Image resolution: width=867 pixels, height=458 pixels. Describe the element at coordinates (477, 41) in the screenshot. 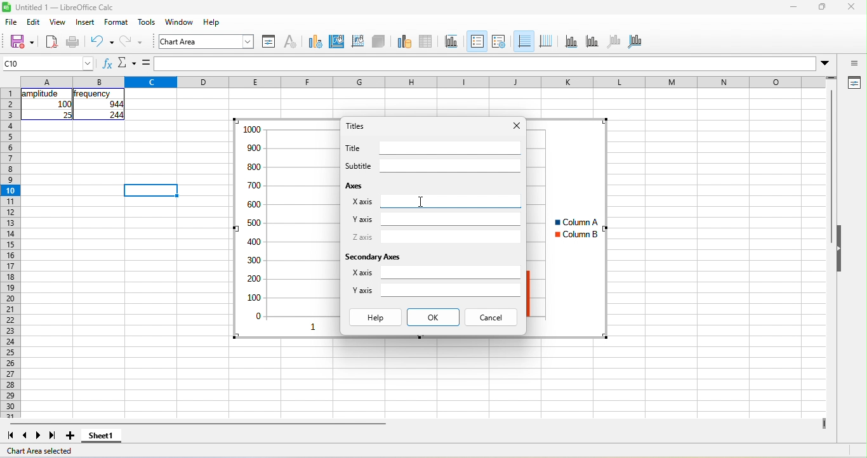

I see `legend on\off` at that location.